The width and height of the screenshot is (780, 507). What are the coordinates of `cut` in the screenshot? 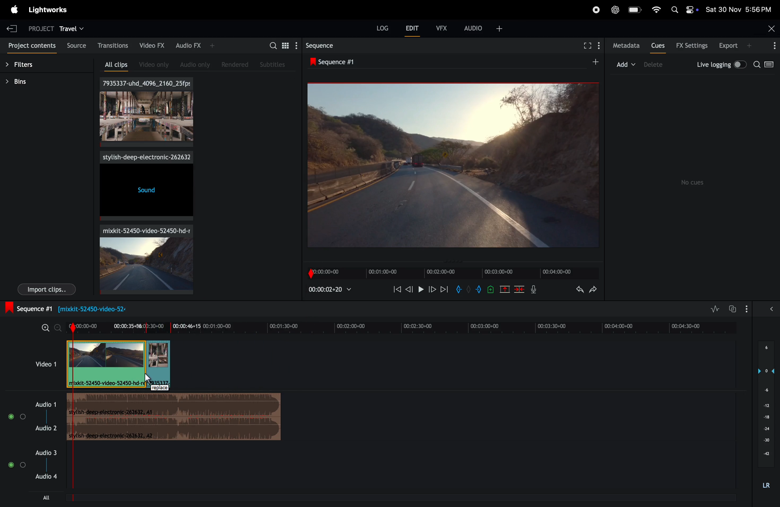 It's located at (504, 289).